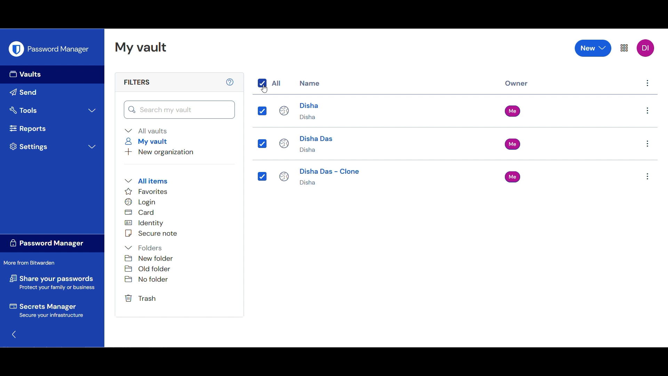  What do you see at coordinates (645, 48) in the screenshot?
I see `DI` at bounding box center [645, 48].